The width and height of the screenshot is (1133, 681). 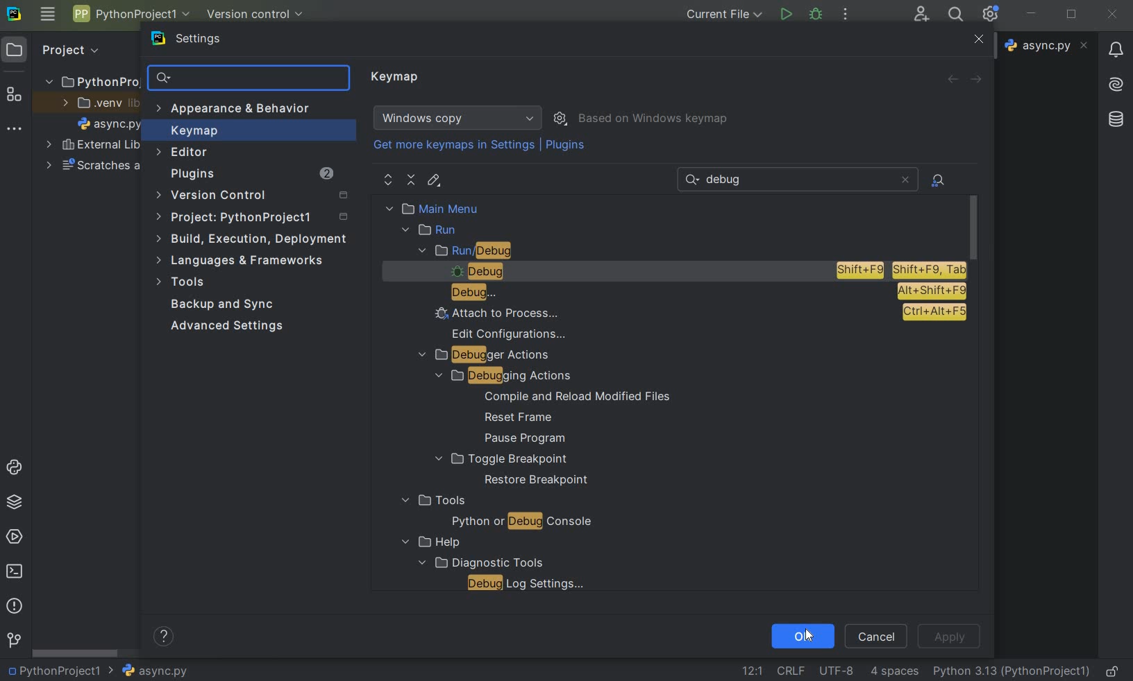 I want to click on ok, so click(x=802, y=635).